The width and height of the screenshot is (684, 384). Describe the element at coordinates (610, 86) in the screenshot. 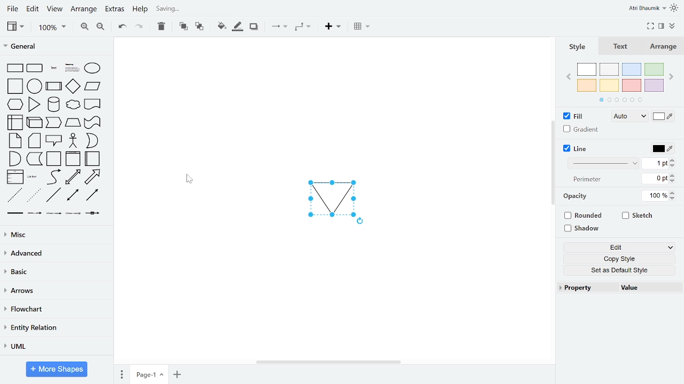

I see `yellow` at that location.